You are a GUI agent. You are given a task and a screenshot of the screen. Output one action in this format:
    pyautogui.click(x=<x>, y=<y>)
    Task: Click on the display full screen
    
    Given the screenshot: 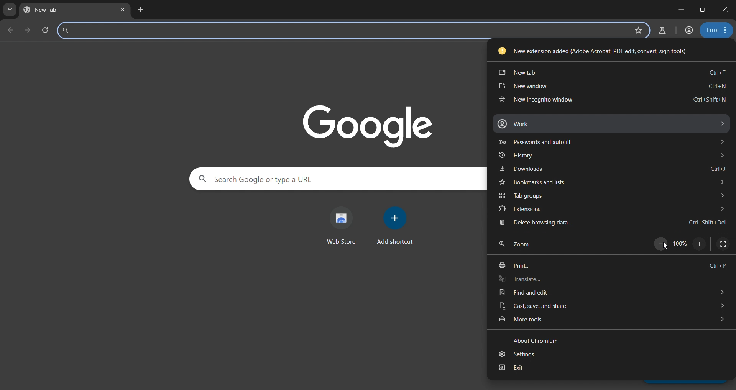 What is the action you would take?
    pyautogui.click(x=724, y=244)
    